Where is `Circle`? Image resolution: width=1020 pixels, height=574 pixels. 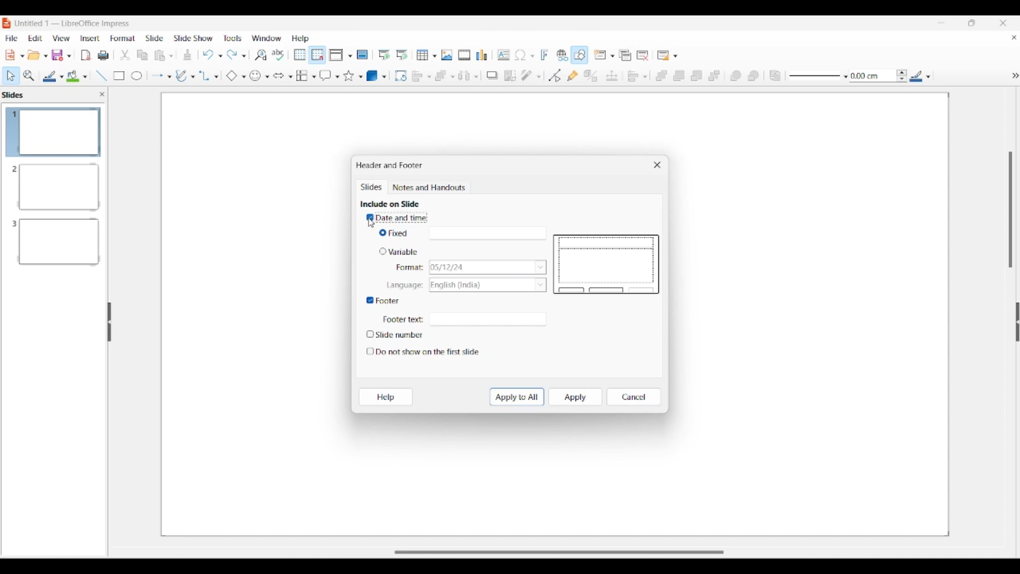
Circle is located at coordinates (136, 76).